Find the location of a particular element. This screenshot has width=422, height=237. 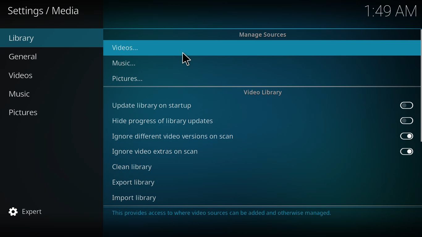

export library is located at coordinates (133, 182).